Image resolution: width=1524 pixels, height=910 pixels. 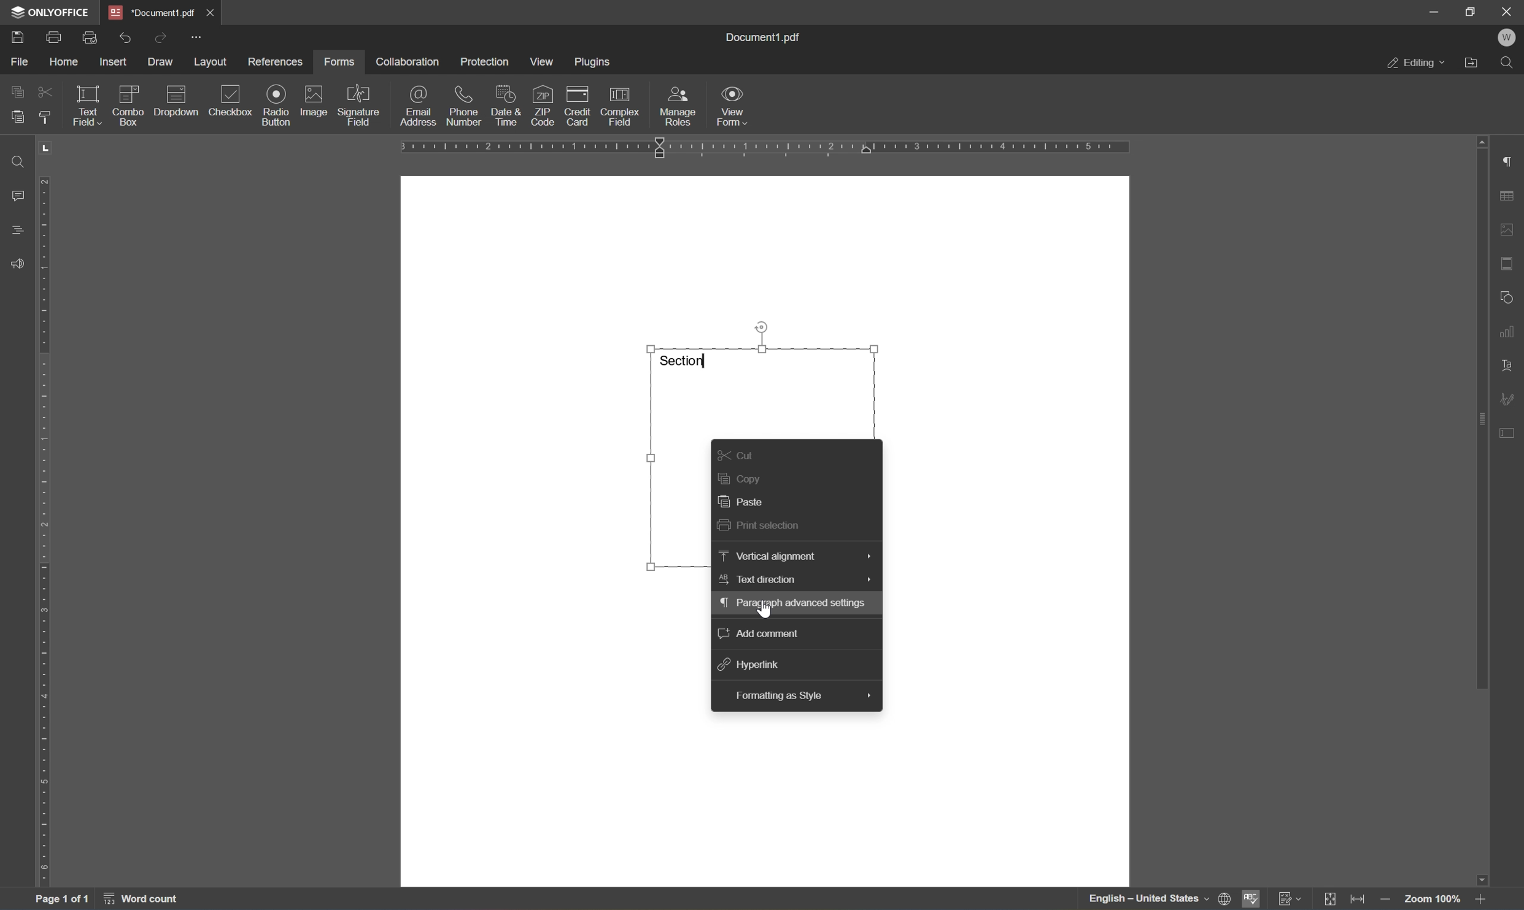 What do you see at coordinates (740, 477) in the screenshot?
I see `copy` at bounding box center [740, 477].